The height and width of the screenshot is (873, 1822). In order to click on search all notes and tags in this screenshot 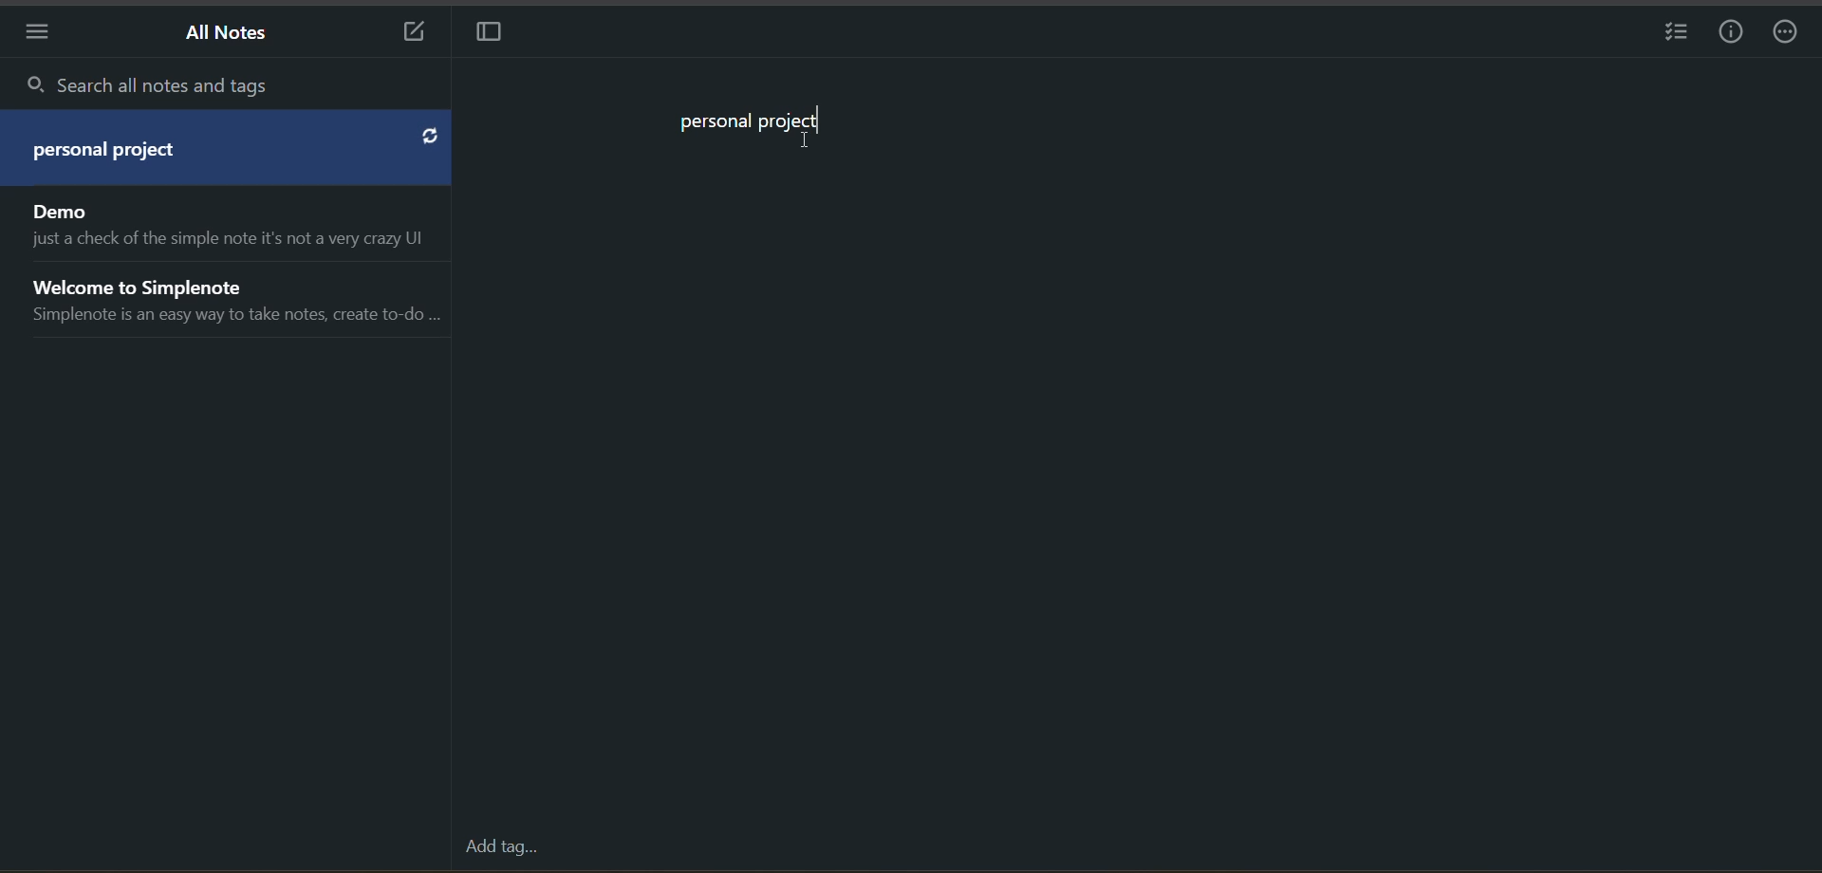, I will do `click(233, 86)`.